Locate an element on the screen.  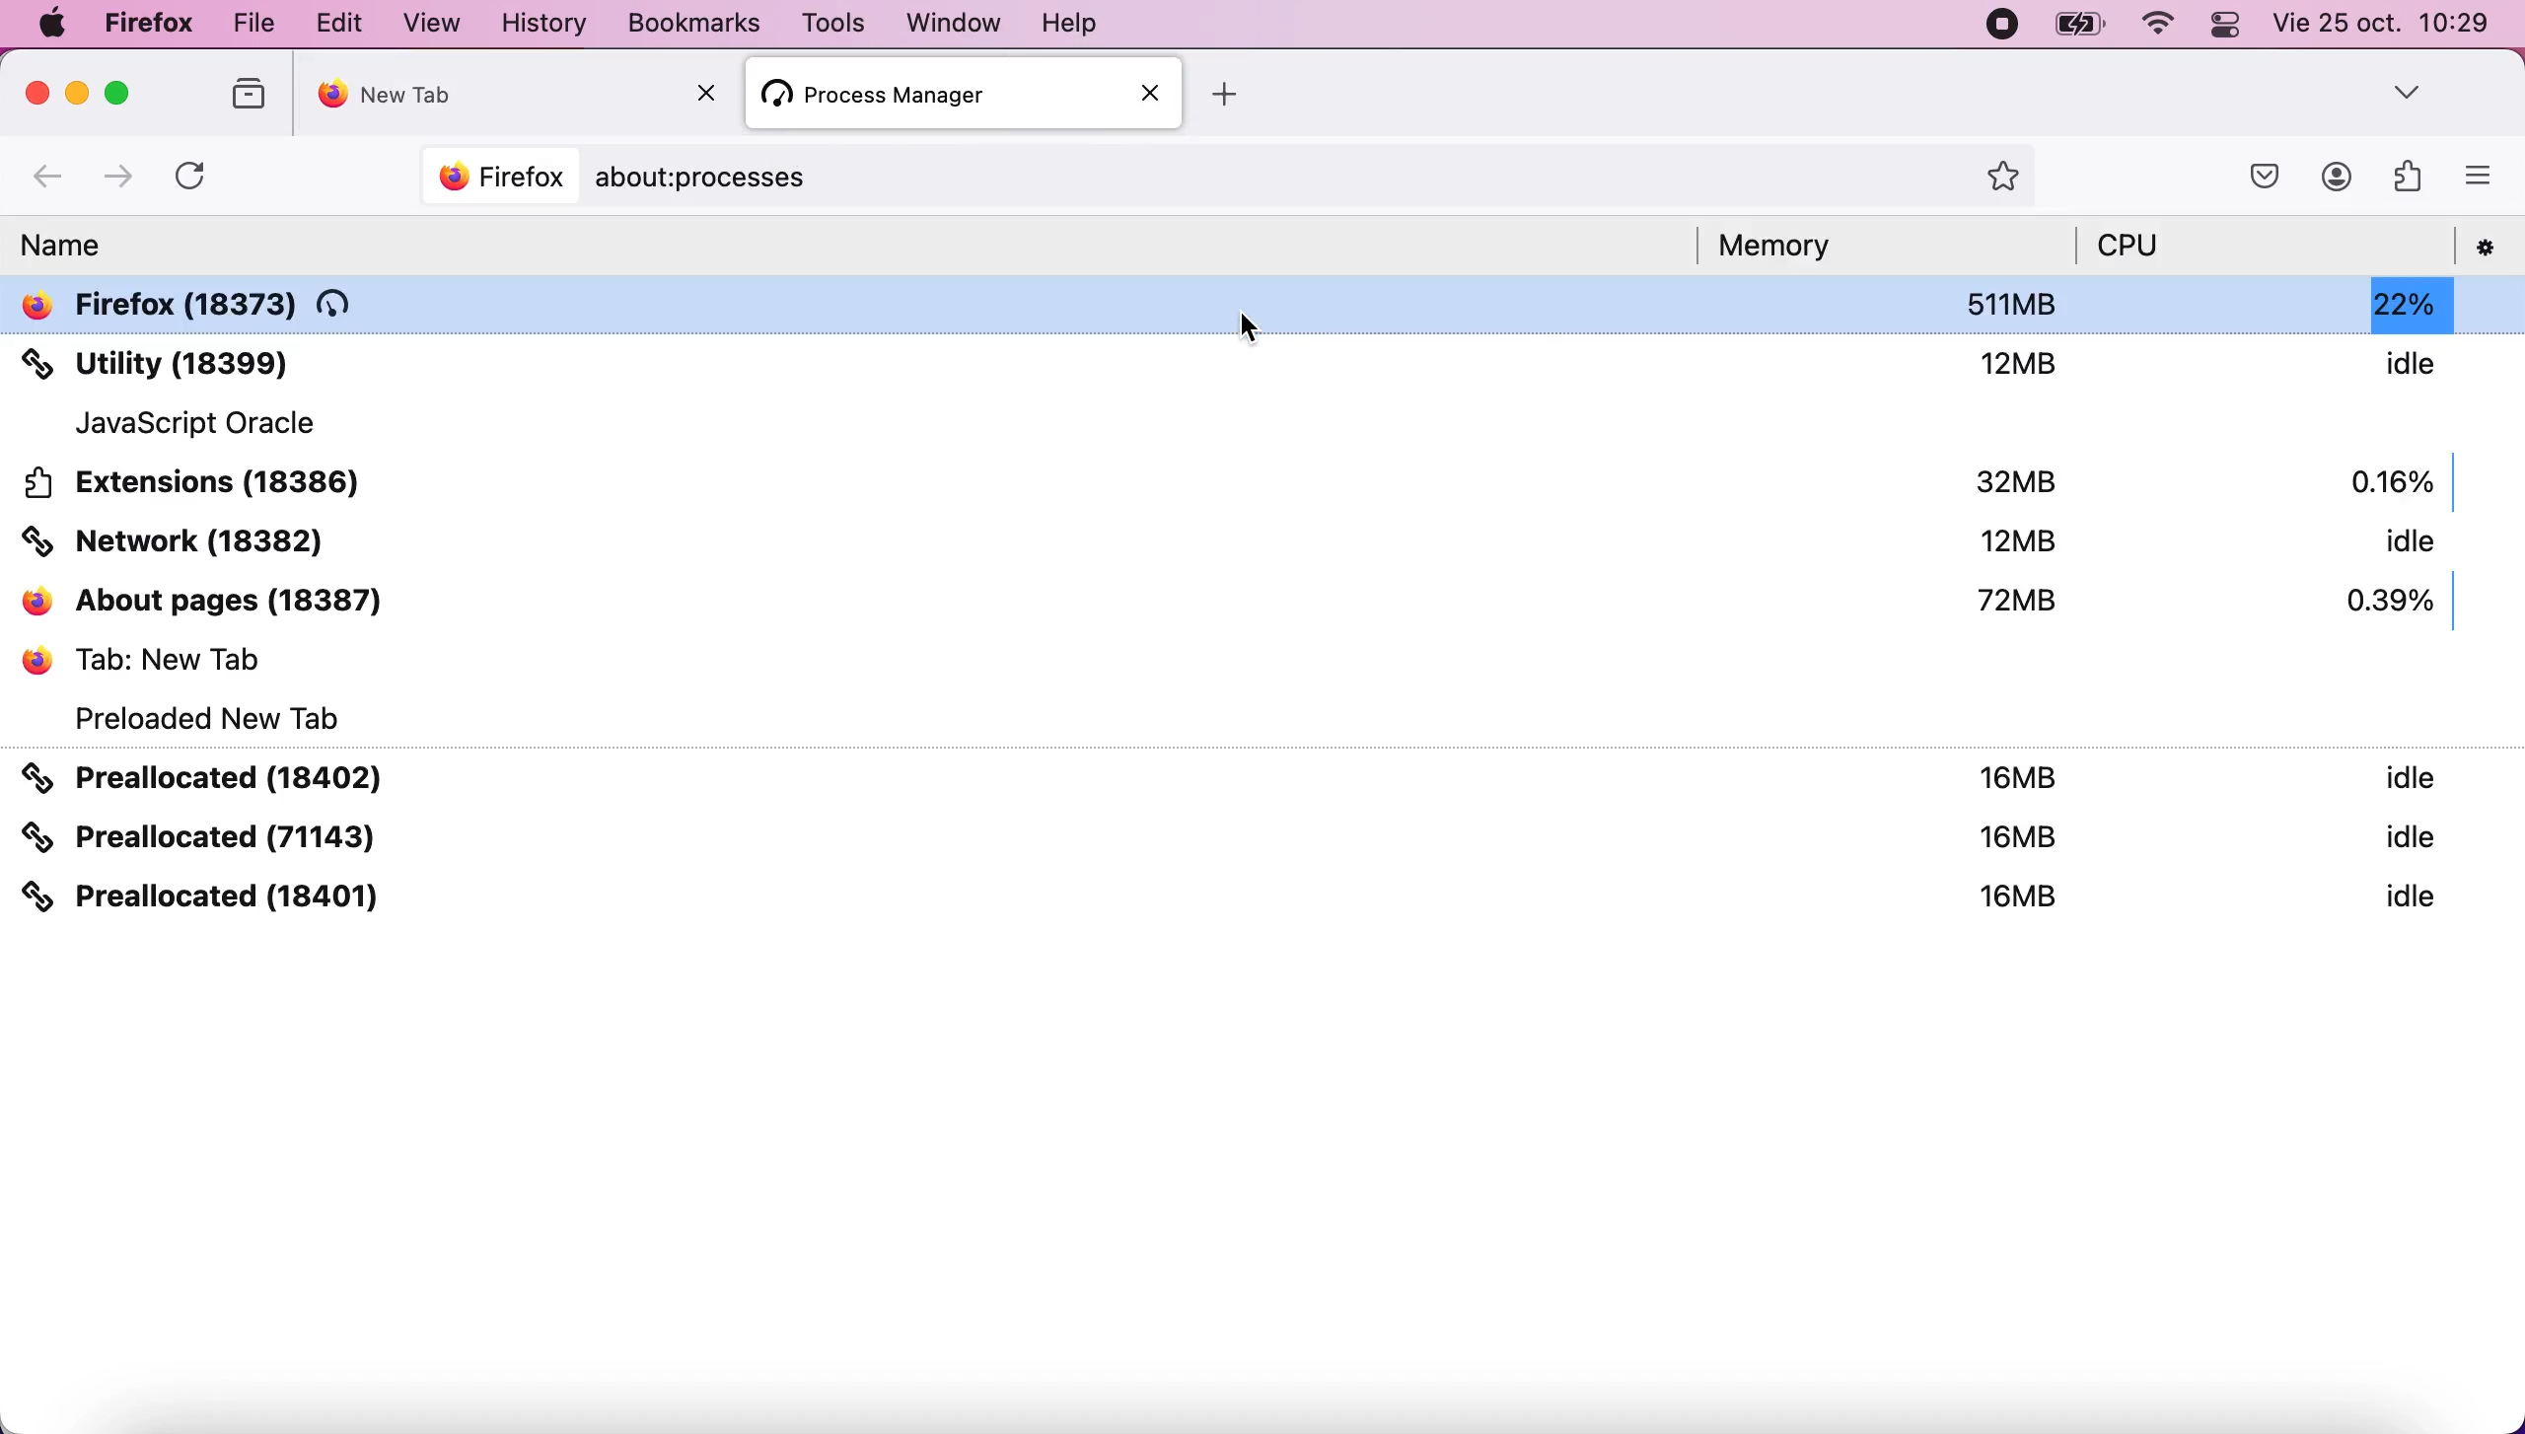
Close is located at coordinates (39, 93).